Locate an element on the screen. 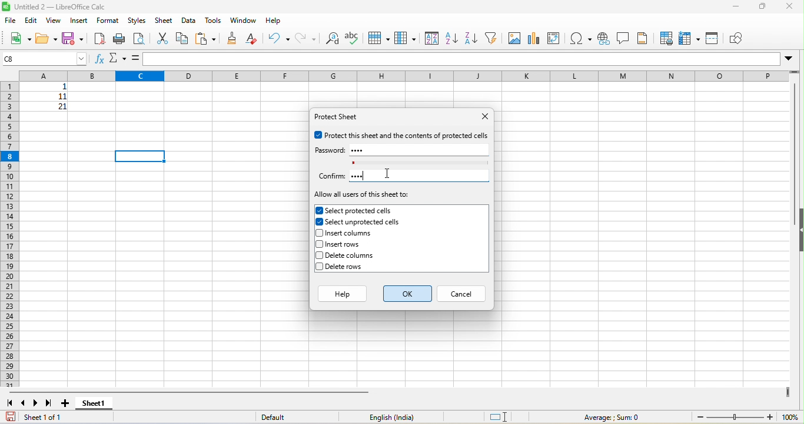  print preview is located at coordinates (139, 38).